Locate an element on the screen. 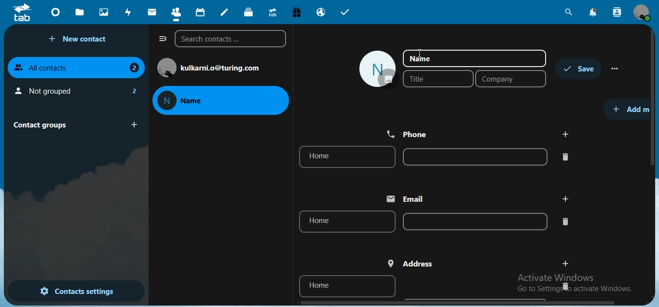 Image resolution: width=659 pixels, height=307 pixels. notes is located at coordinates (225, 12).